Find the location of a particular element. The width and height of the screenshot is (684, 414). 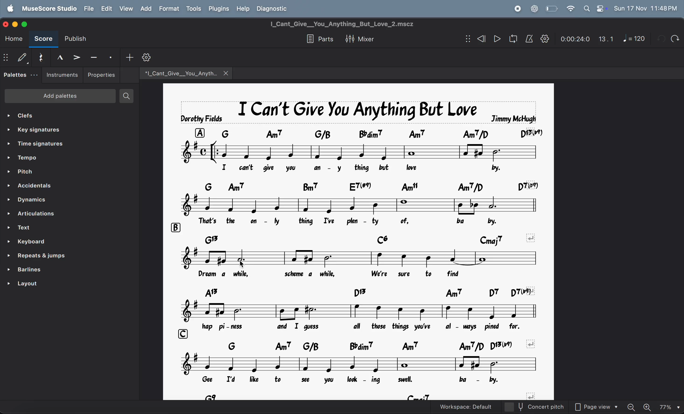

clefs is located at coordinates (61, 115).